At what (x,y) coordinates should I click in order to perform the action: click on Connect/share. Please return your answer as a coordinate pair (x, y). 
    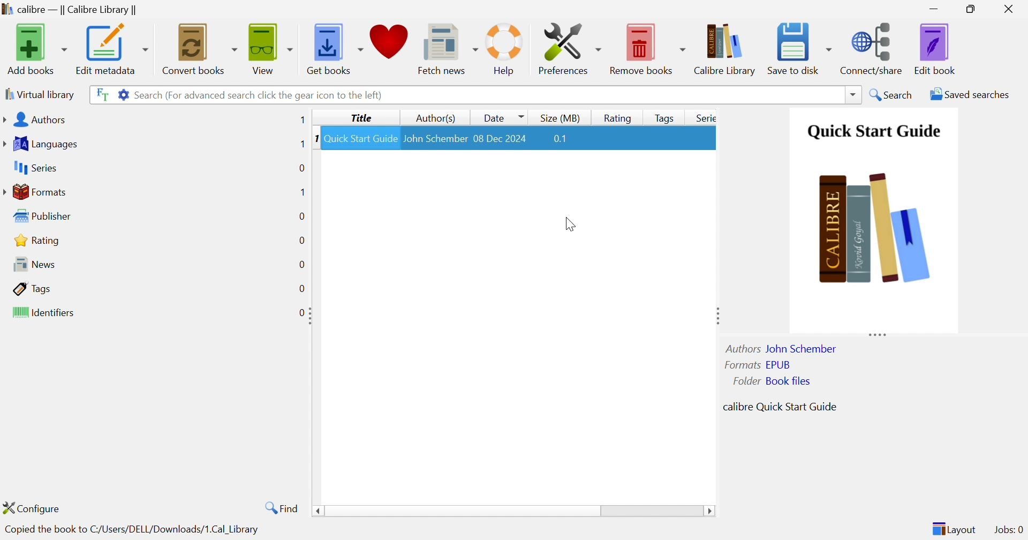
    Looking at the image, I should click on (872, 49).